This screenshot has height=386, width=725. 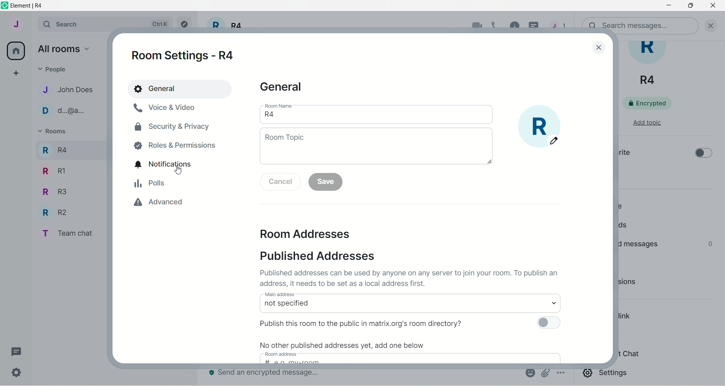 I want to click on options, so click(x=562, y=374).